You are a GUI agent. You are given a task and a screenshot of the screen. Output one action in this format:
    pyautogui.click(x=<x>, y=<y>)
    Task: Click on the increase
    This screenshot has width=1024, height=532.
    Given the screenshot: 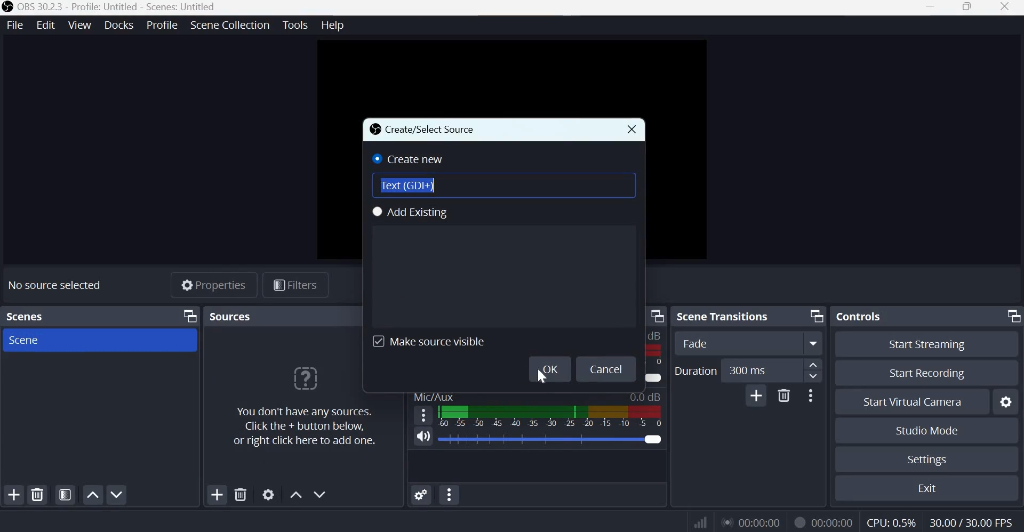 What is the action you would take?
    pyautogui.click(x=814, y=365)
    